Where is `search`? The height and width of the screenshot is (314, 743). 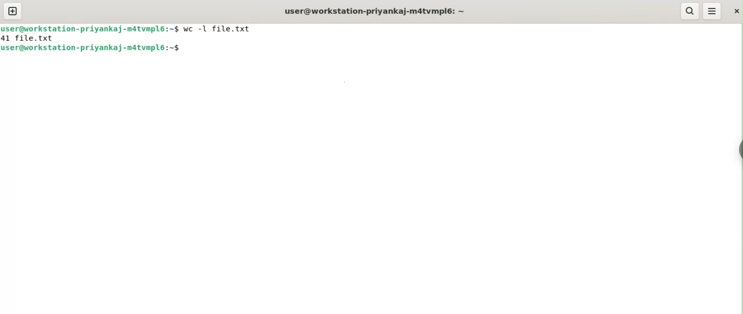
search is located at coordinates (690, 11).